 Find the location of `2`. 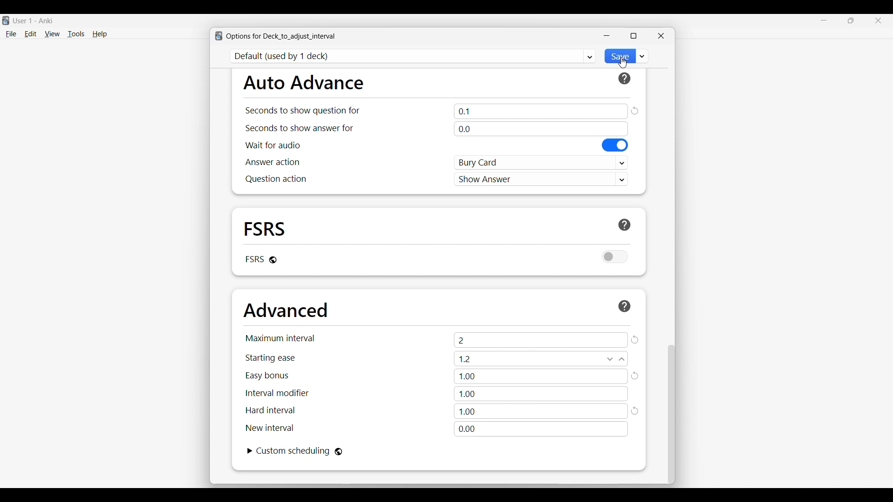

2 is located at coordinates (541, 340).